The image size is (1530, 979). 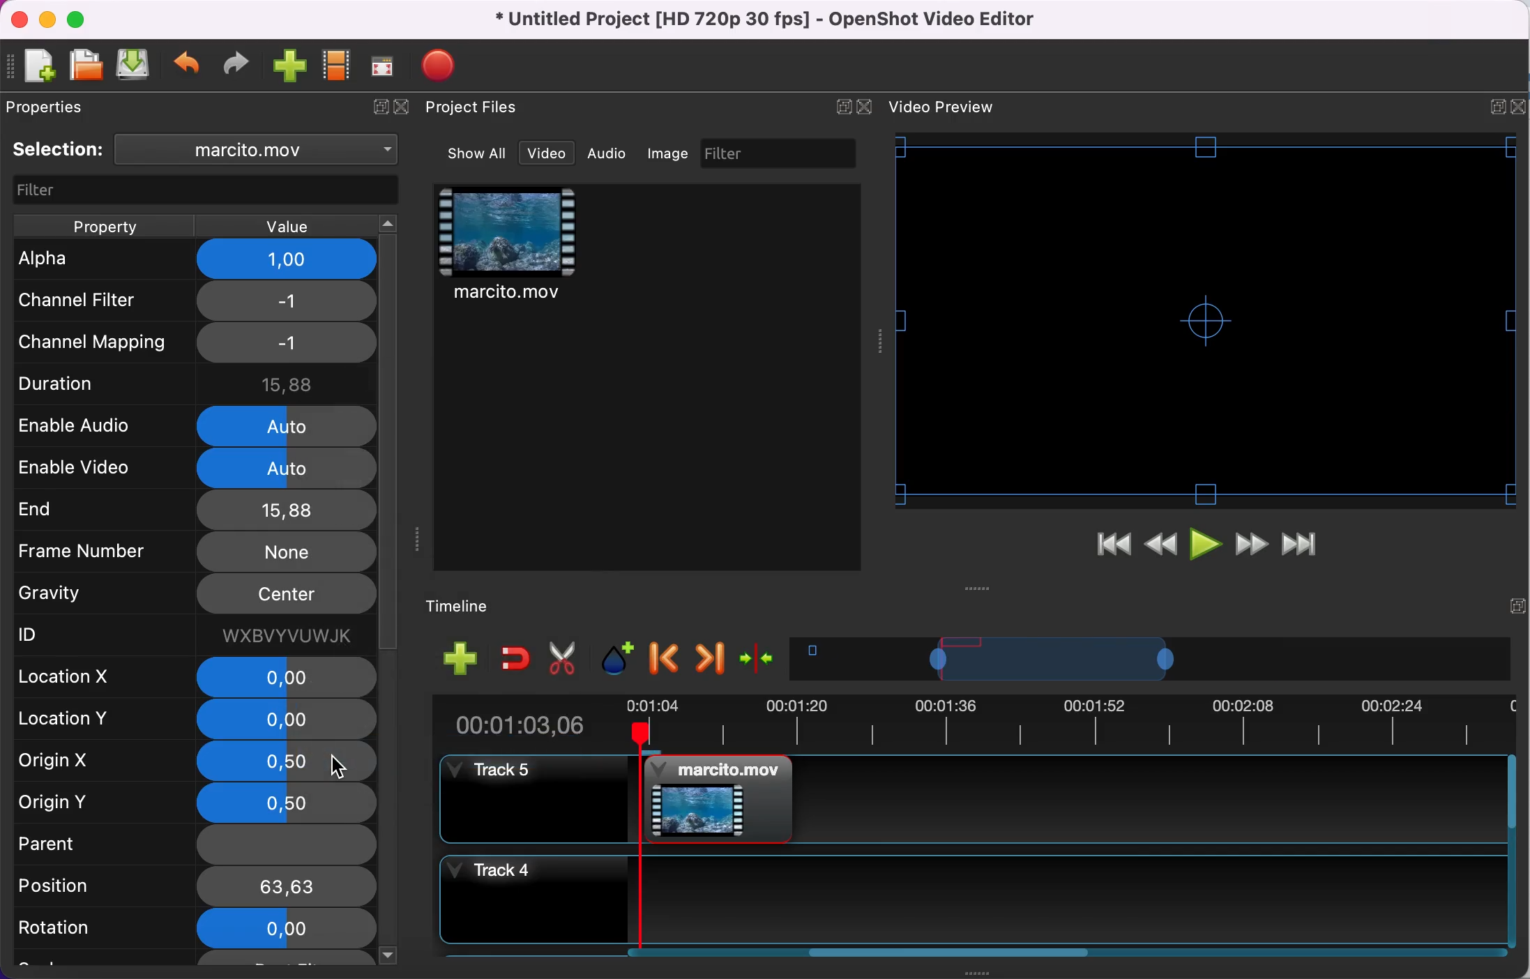 What do you see at coordinates (669, 153) in the screenshot?
I see `image` at bounding box center [669, 153].